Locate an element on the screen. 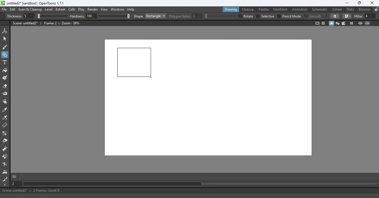  Eraser tool is located at coordinates (6, 86).